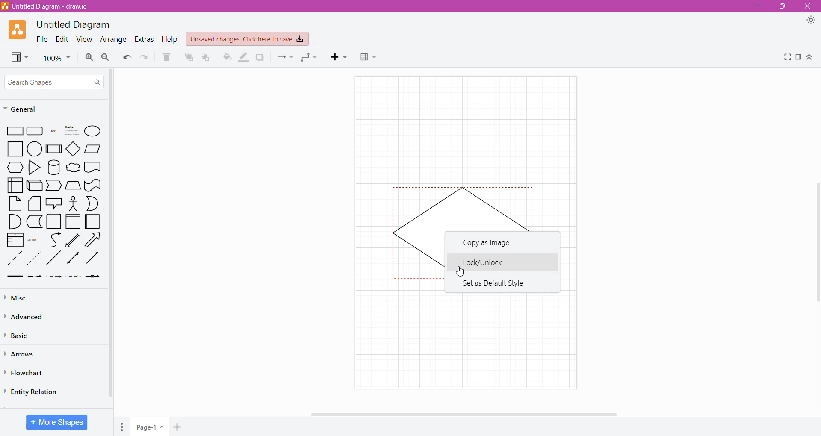 This screenshot has height=436, width=821. What do you see at coordinates (93, 149) in the screenshot?
I see `Parallelogram` at bounding box center [93, 149].